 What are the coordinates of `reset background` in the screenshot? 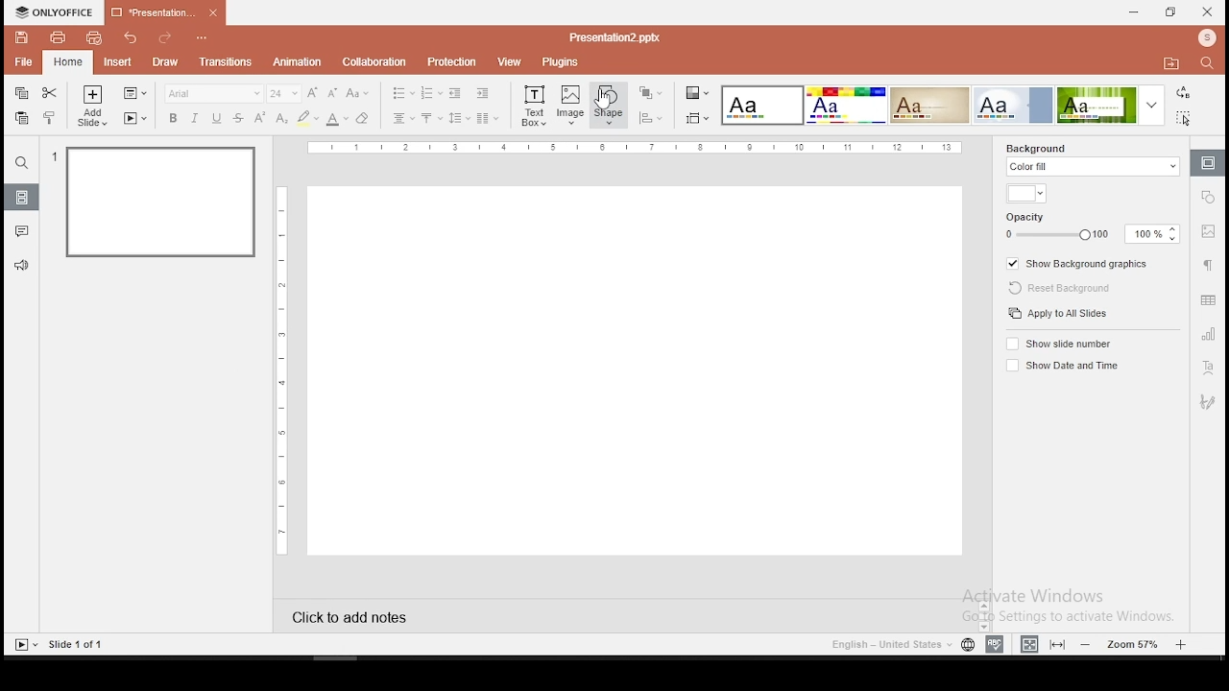 It's located at (1054, 285).